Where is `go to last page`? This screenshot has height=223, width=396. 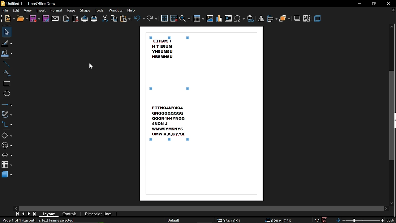
go to last page is located at coordinates (36, 214).